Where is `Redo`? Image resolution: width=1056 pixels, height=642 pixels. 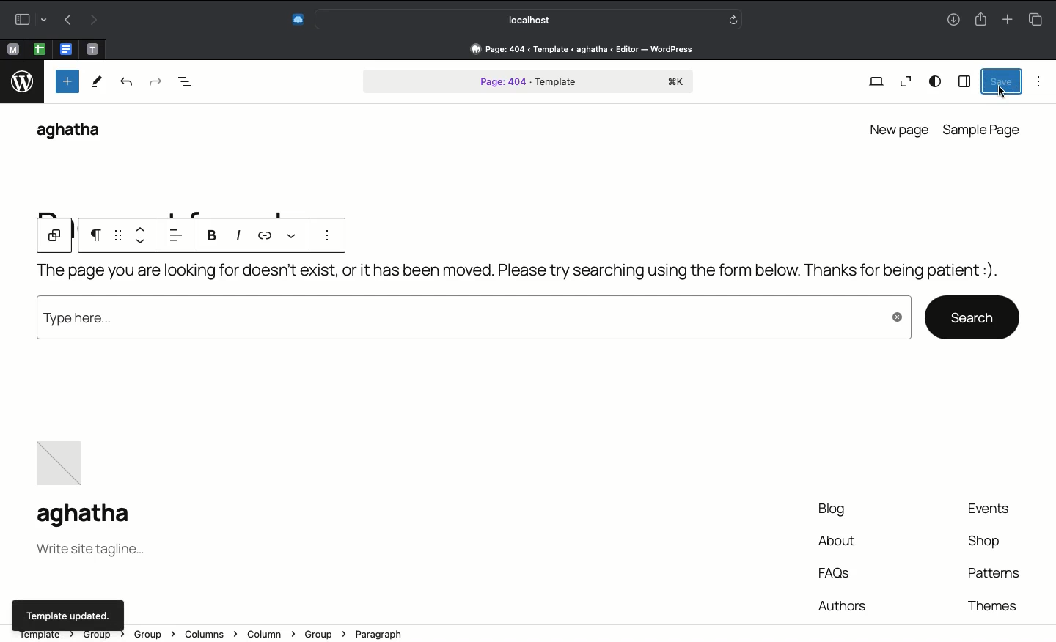 Redo is located at coordinates (92, 21).